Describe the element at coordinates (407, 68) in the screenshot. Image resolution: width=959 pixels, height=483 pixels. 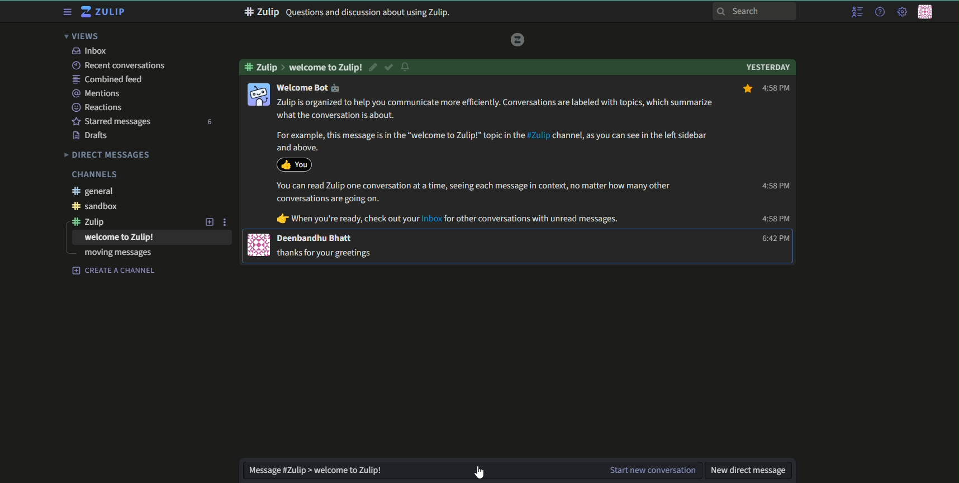
I see `notification` at that location.